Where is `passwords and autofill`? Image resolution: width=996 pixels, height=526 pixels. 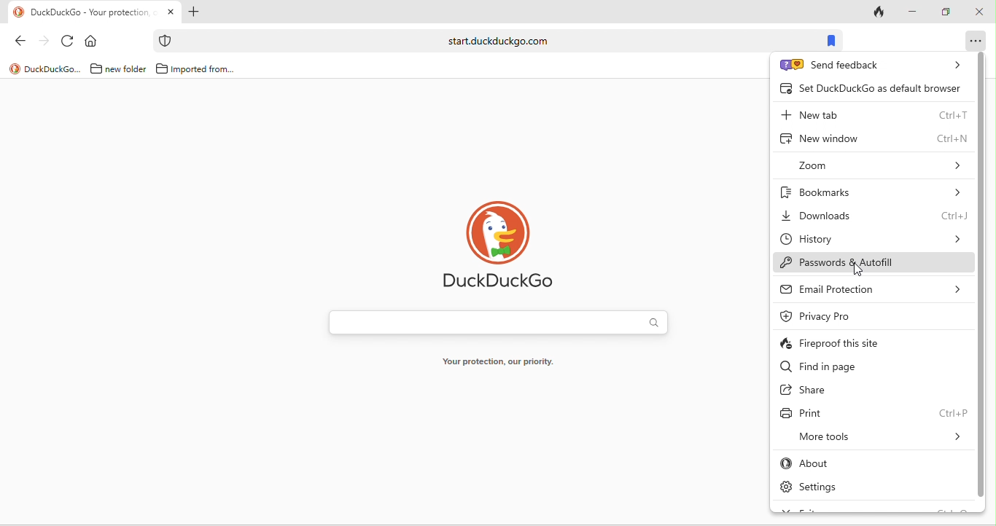 passwords and autofill is located at coordinates (864, 264).